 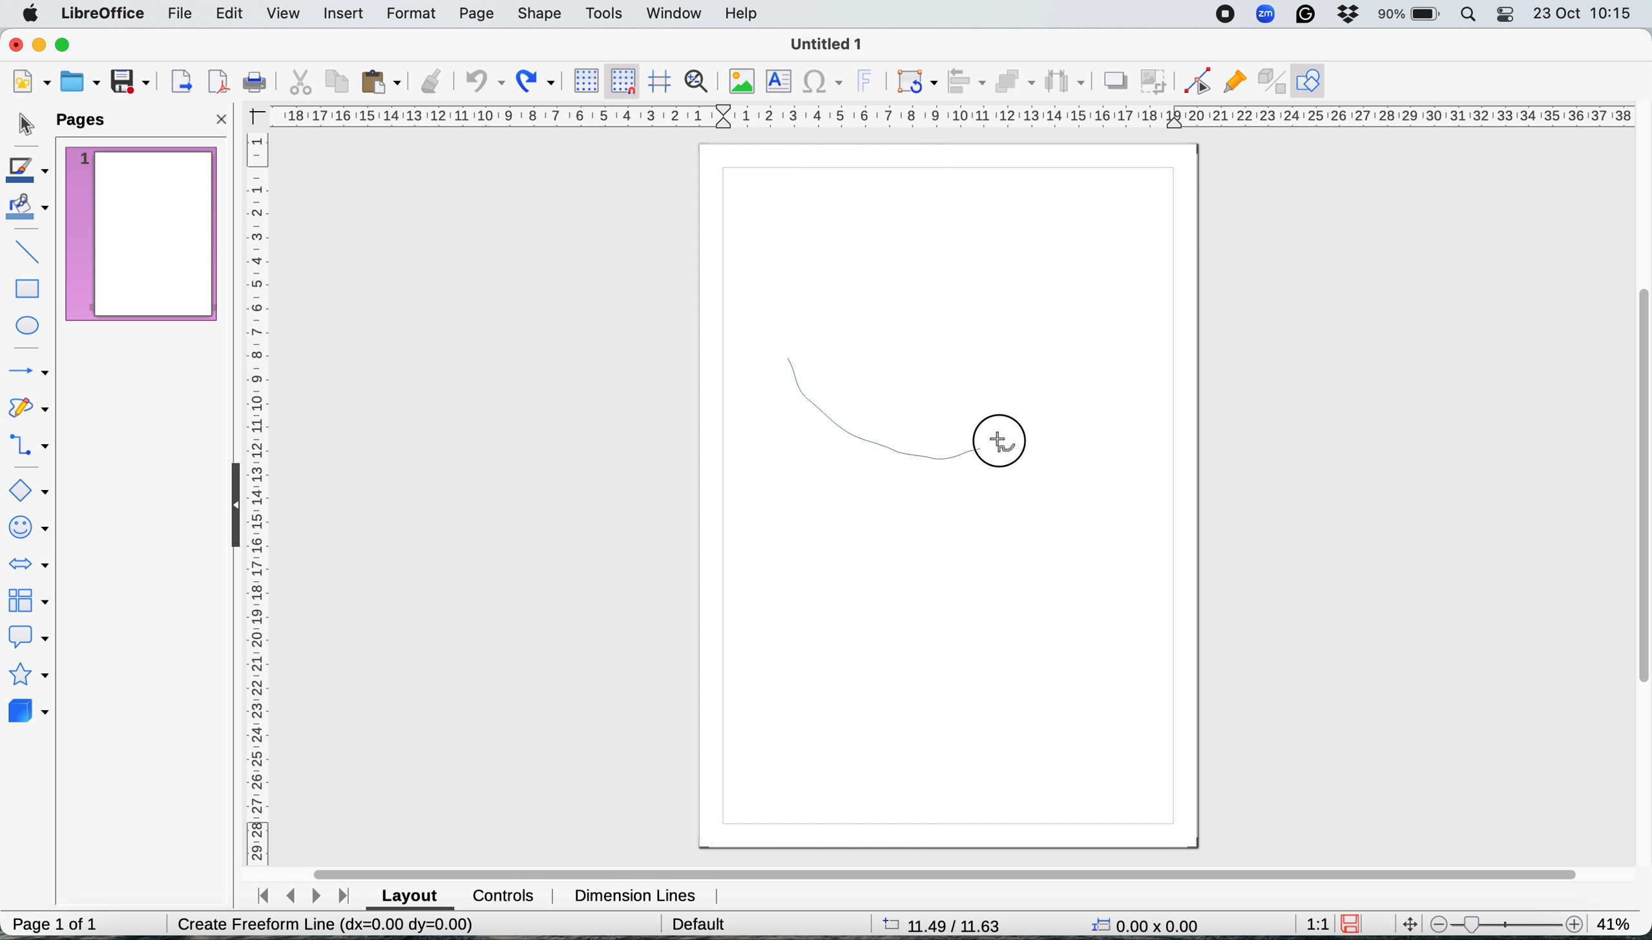 What do you see at coordinates (338, 82) in the screenshot?
I see `copy` at bounding box center [338, 82].